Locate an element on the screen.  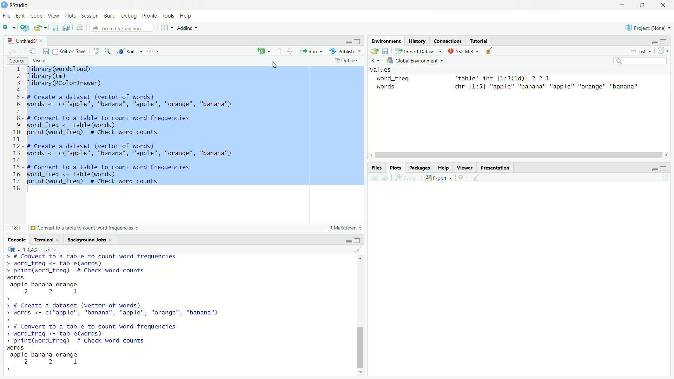
Untitled is located at coordinates (26, 41).